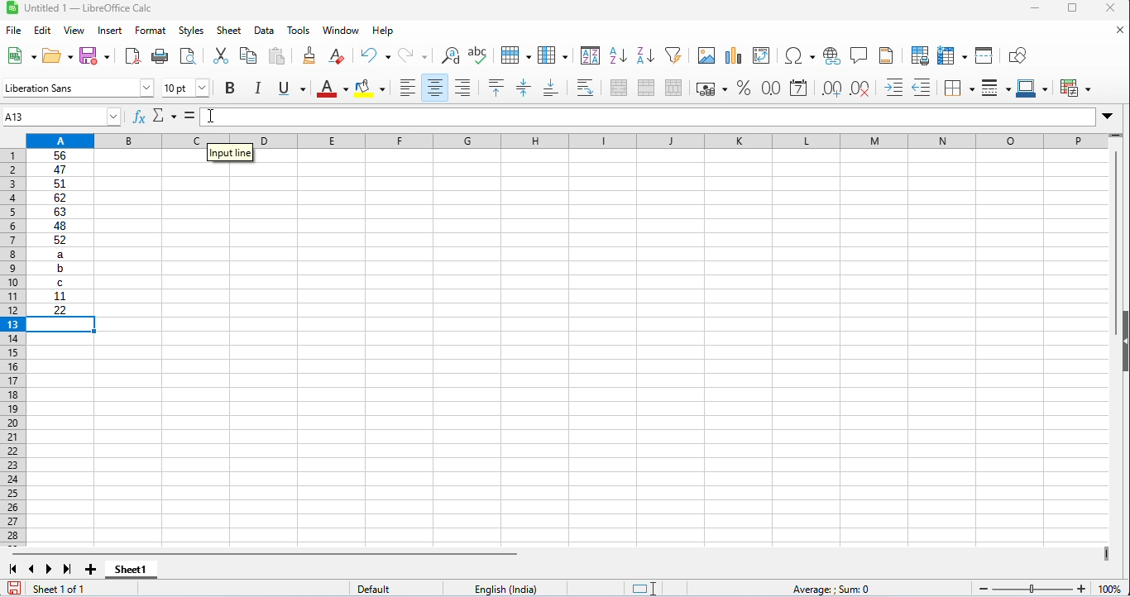 Image resolution: width=1130 pixels, height=597 pixels. What do you see at coordinates (1110, 589) in the screenshot?
I see `100%` at bounding box center [1110, 589].